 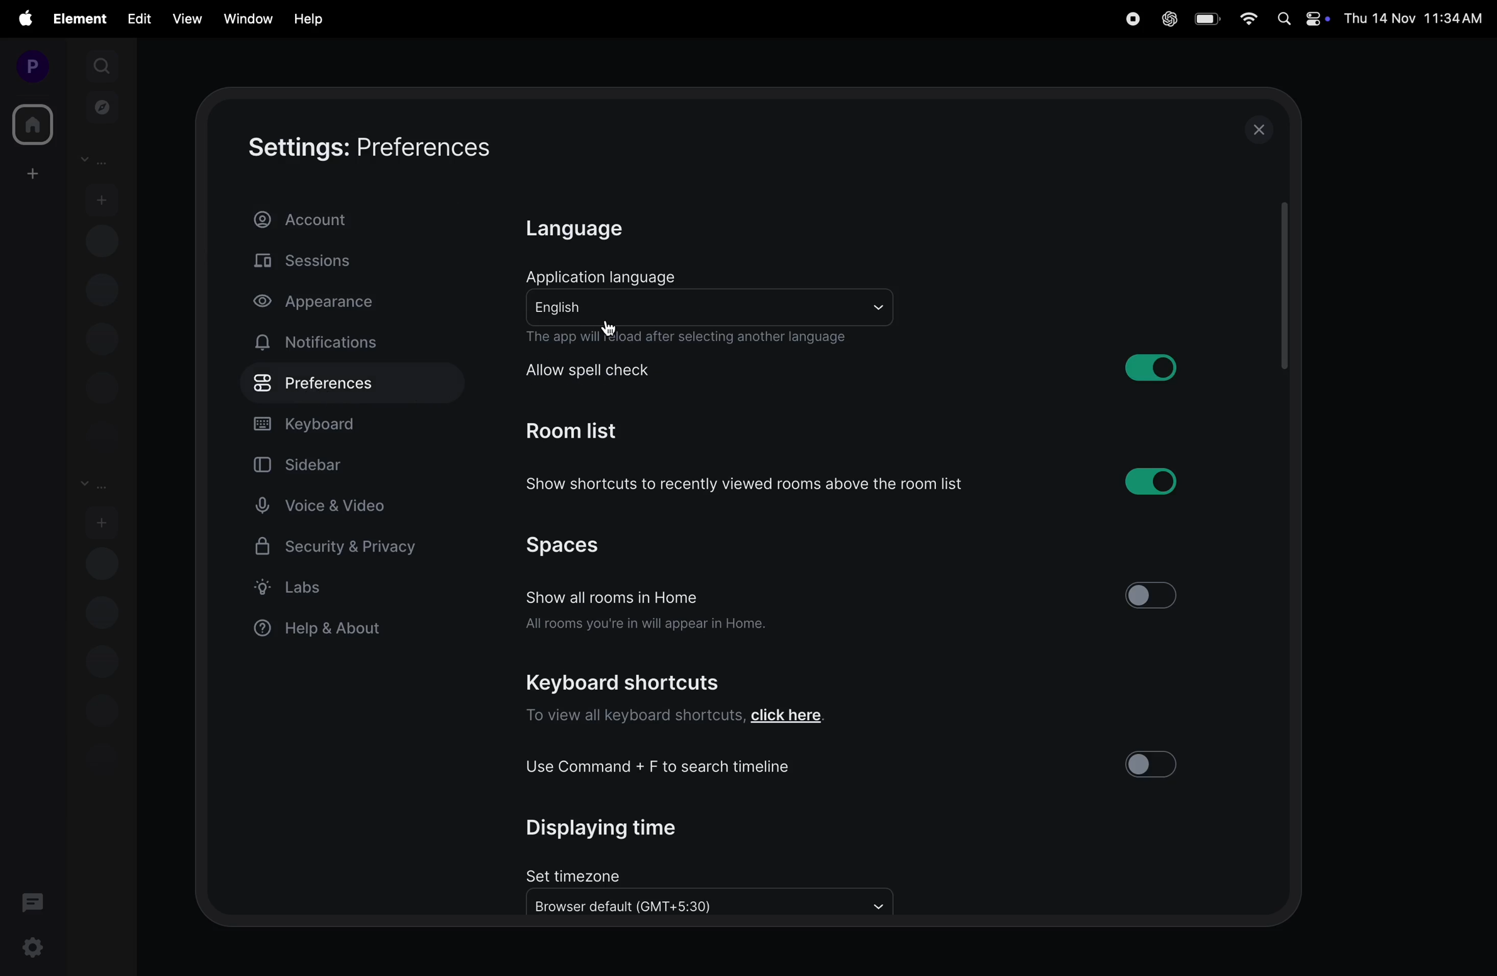 I want to click on add, so click(x=103, y=198).